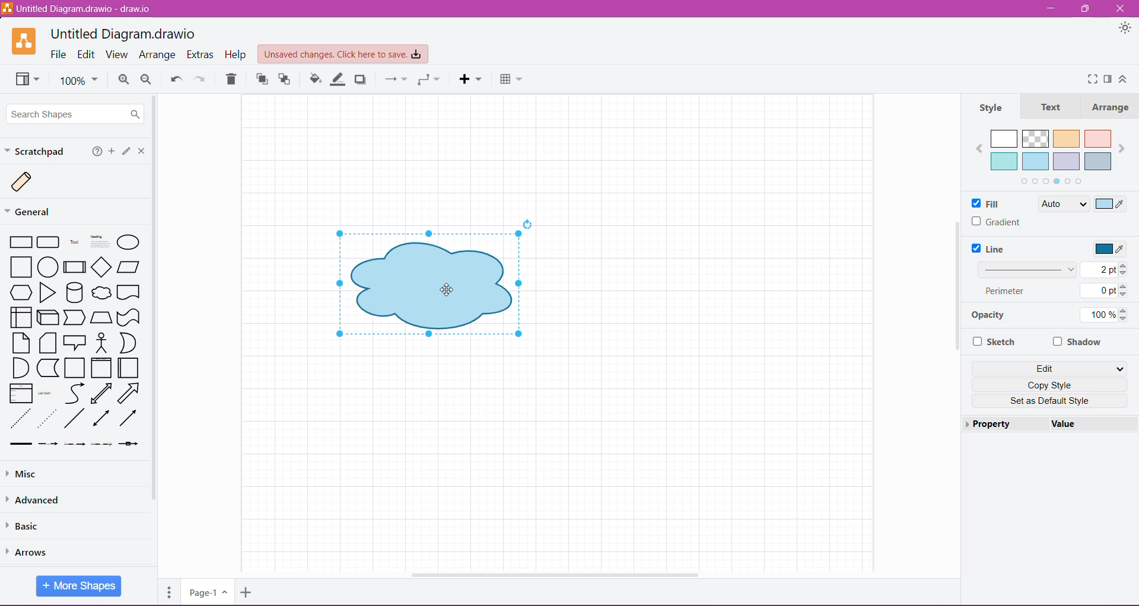 This screenshot has height=606, width=1139. I want to click on Fill Color, so click(989, 204).